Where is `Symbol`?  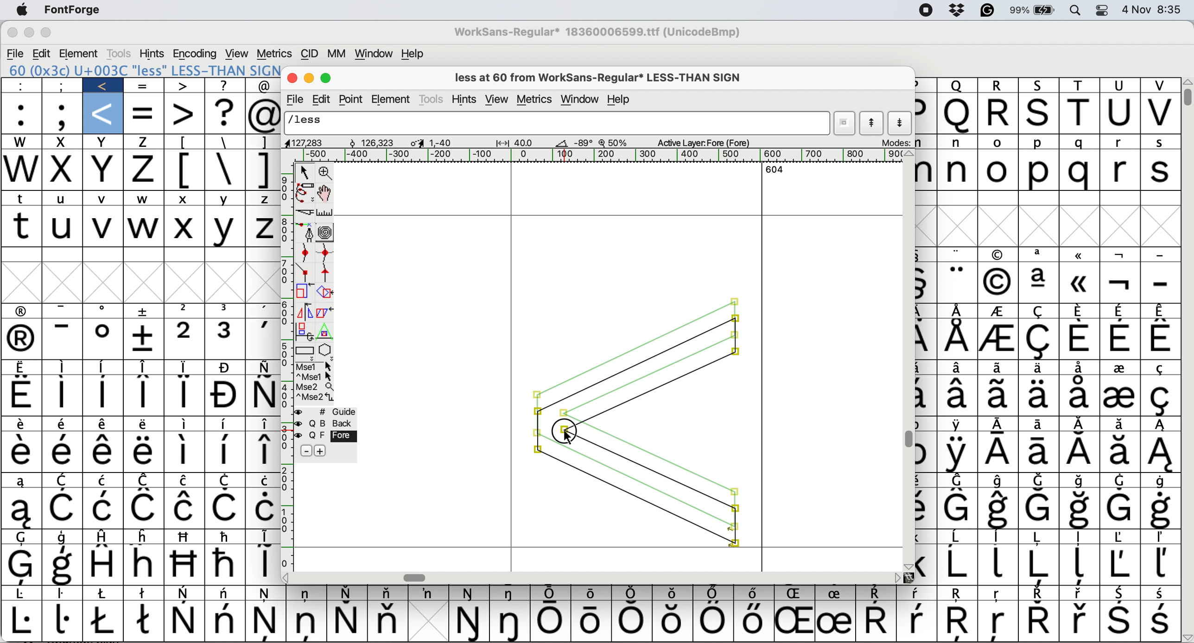
Symbol is located at coordinates (1080, 481).